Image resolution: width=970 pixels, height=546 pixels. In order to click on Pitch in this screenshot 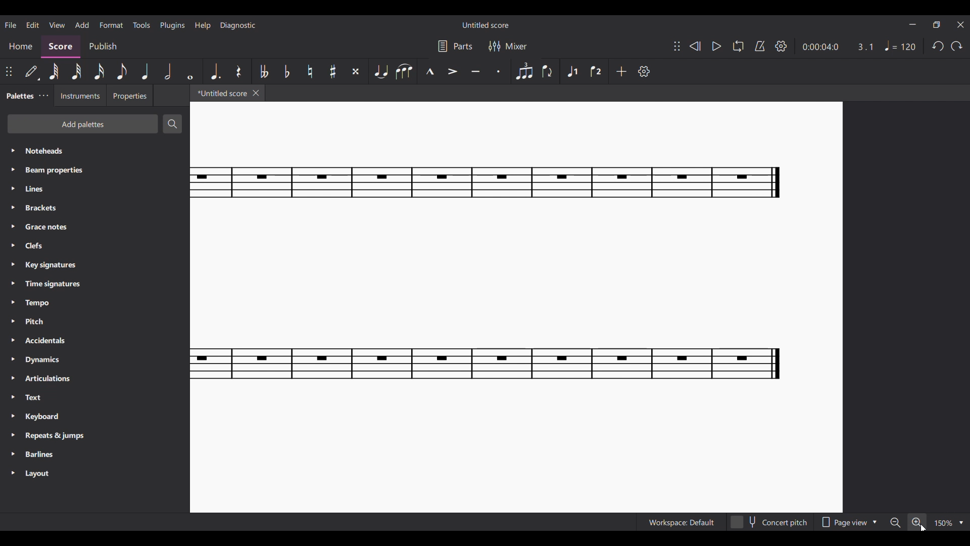, I will do `click(94, 322)`.